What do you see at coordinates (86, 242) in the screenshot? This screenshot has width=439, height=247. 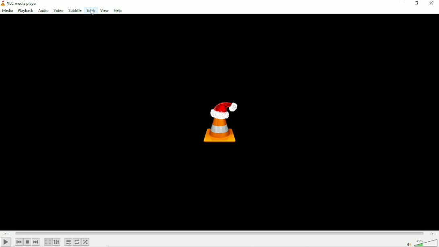 I see `Random` at bounding box center [86, 242].